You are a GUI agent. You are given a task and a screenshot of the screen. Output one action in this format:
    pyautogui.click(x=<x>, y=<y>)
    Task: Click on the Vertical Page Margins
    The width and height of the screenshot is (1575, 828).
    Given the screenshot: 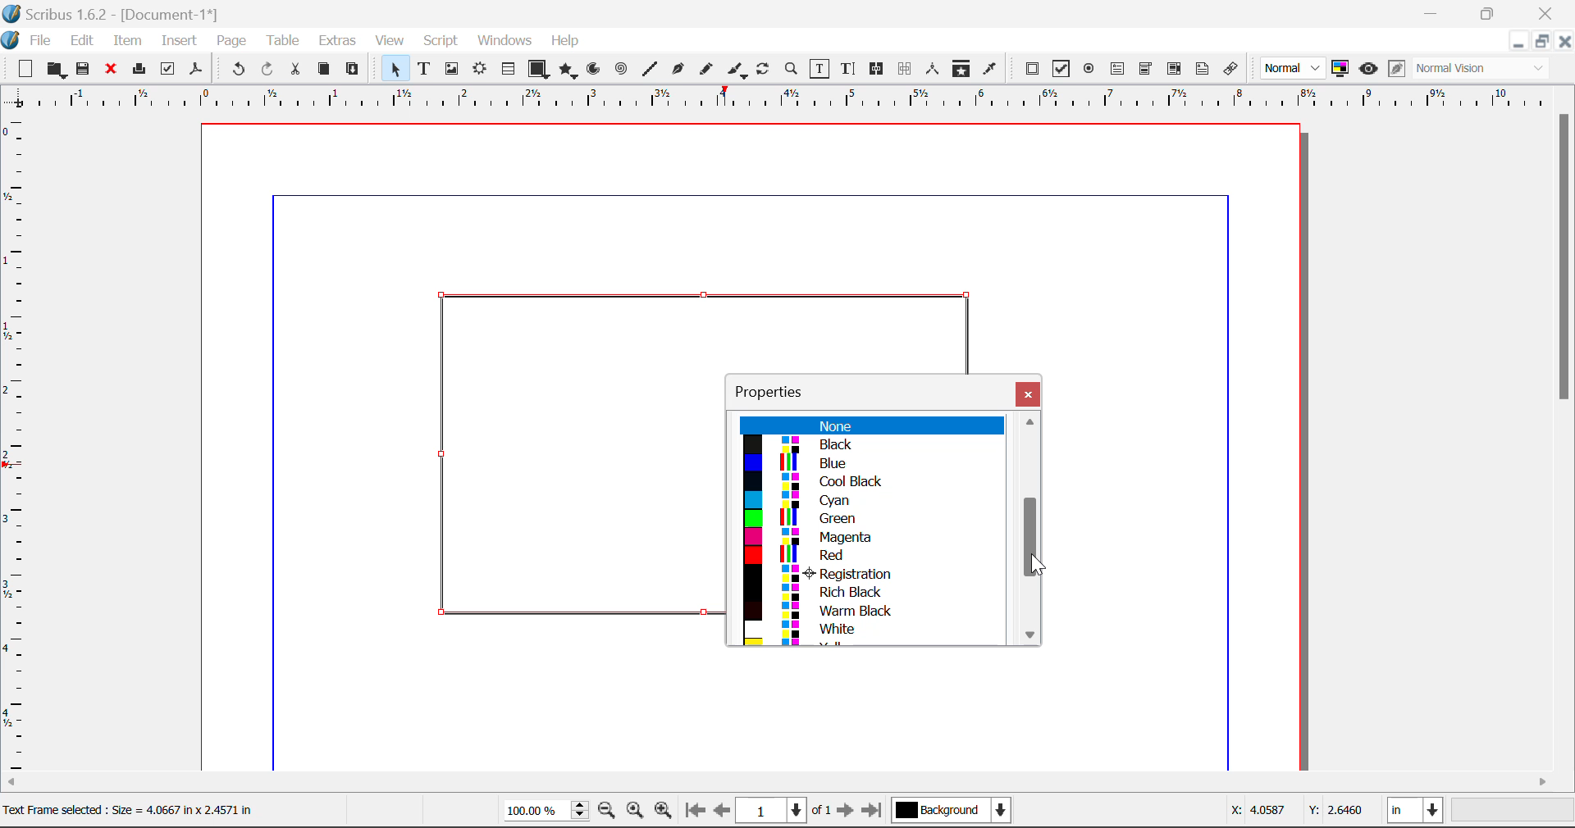 What is the action you would take?
    pyautogui.click(x=796, y=98)
    